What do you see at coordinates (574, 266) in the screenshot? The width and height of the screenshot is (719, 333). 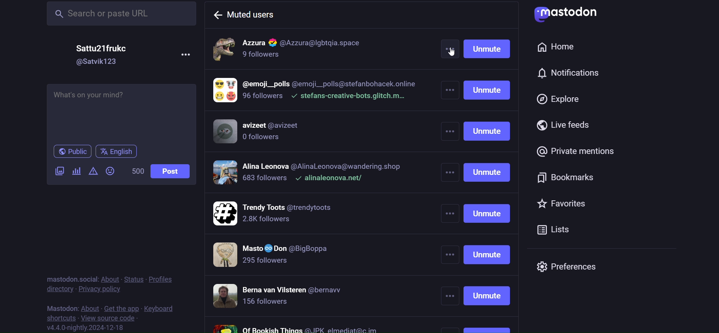 I see `preferences` at bounding box center [574, 266].